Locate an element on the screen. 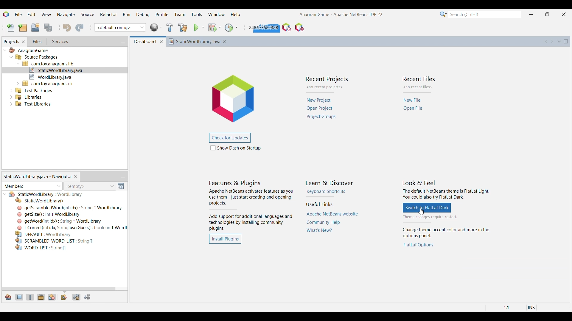  Debug menu is located at coordinates (143, 14).